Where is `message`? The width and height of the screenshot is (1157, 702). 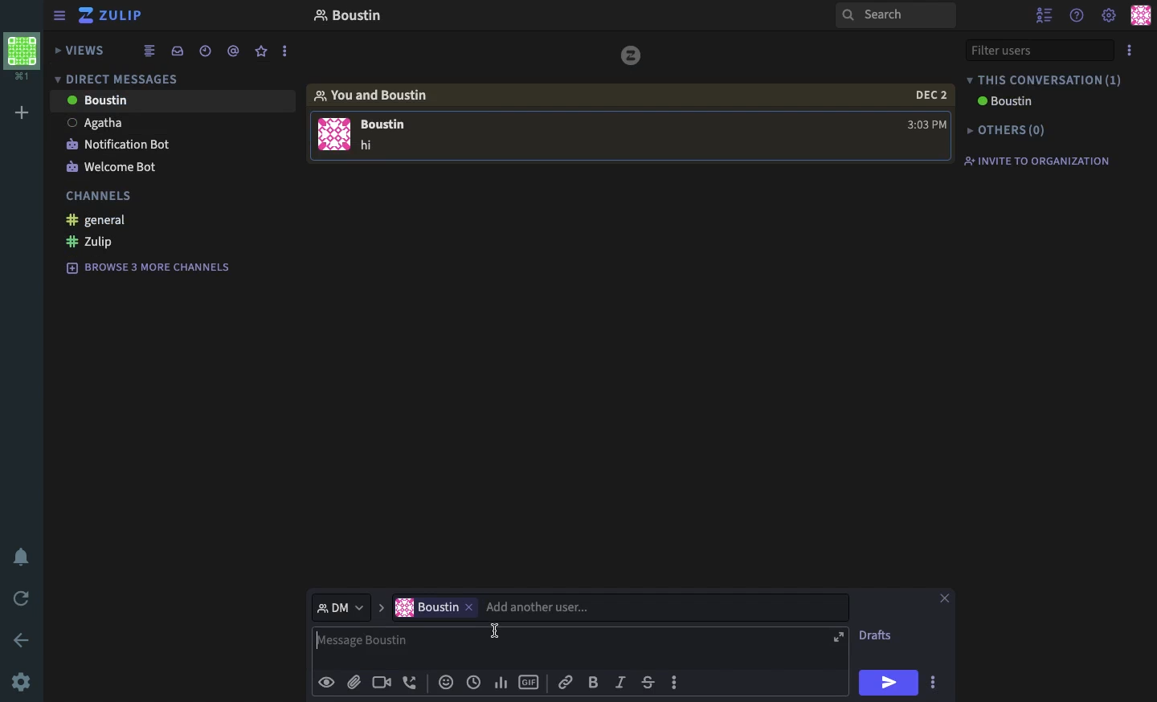
message is located at coordinates (388, 131).